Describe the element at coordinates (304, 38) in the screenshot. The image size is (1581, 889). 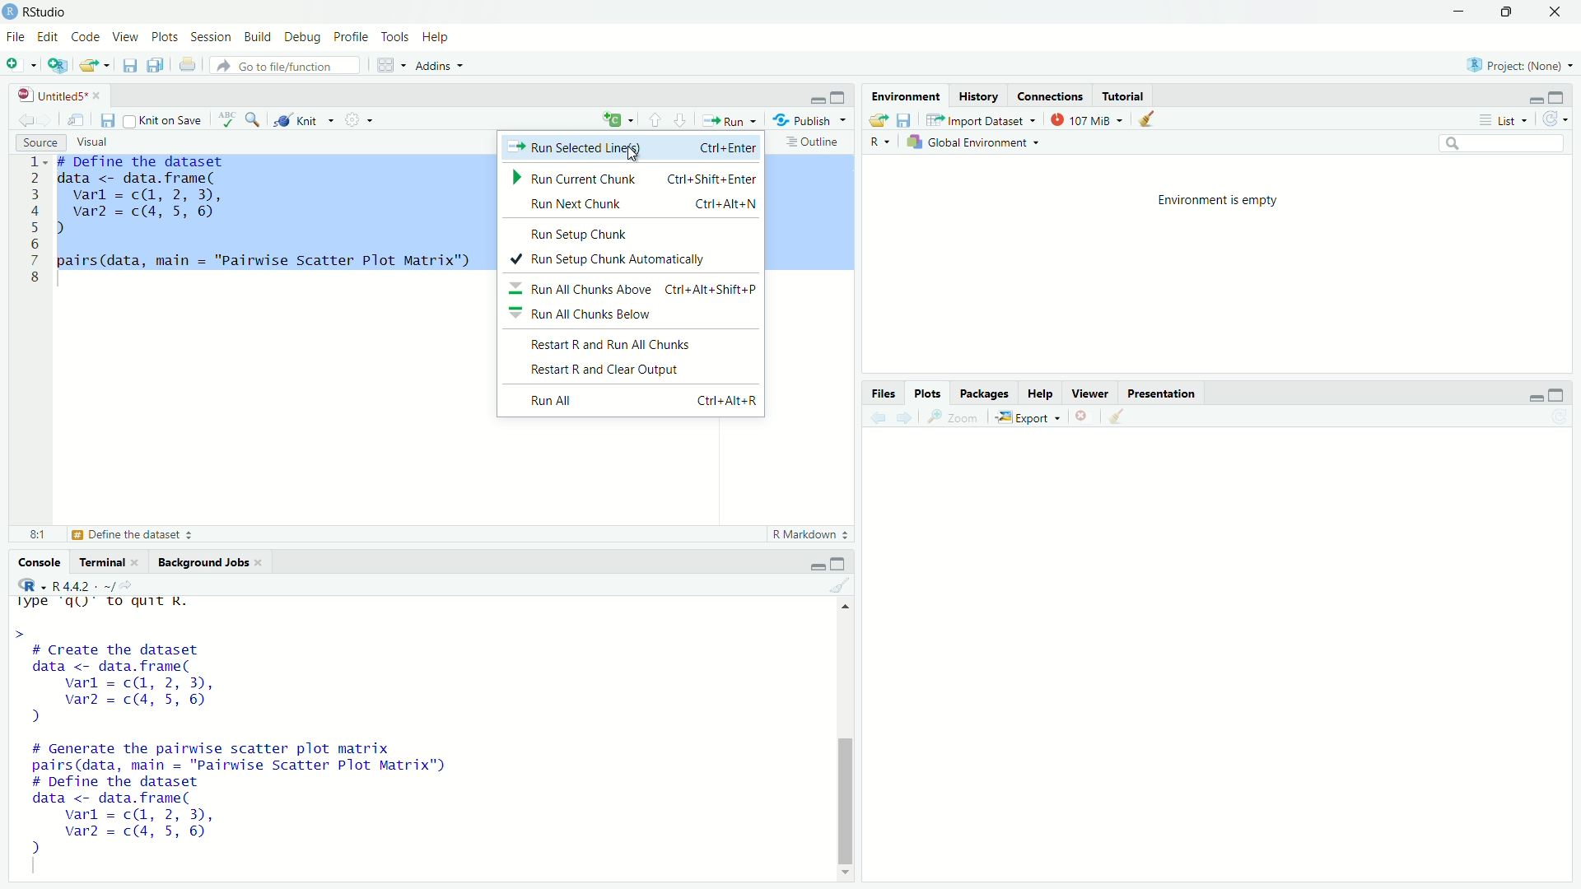
I see `Debug` at that location.